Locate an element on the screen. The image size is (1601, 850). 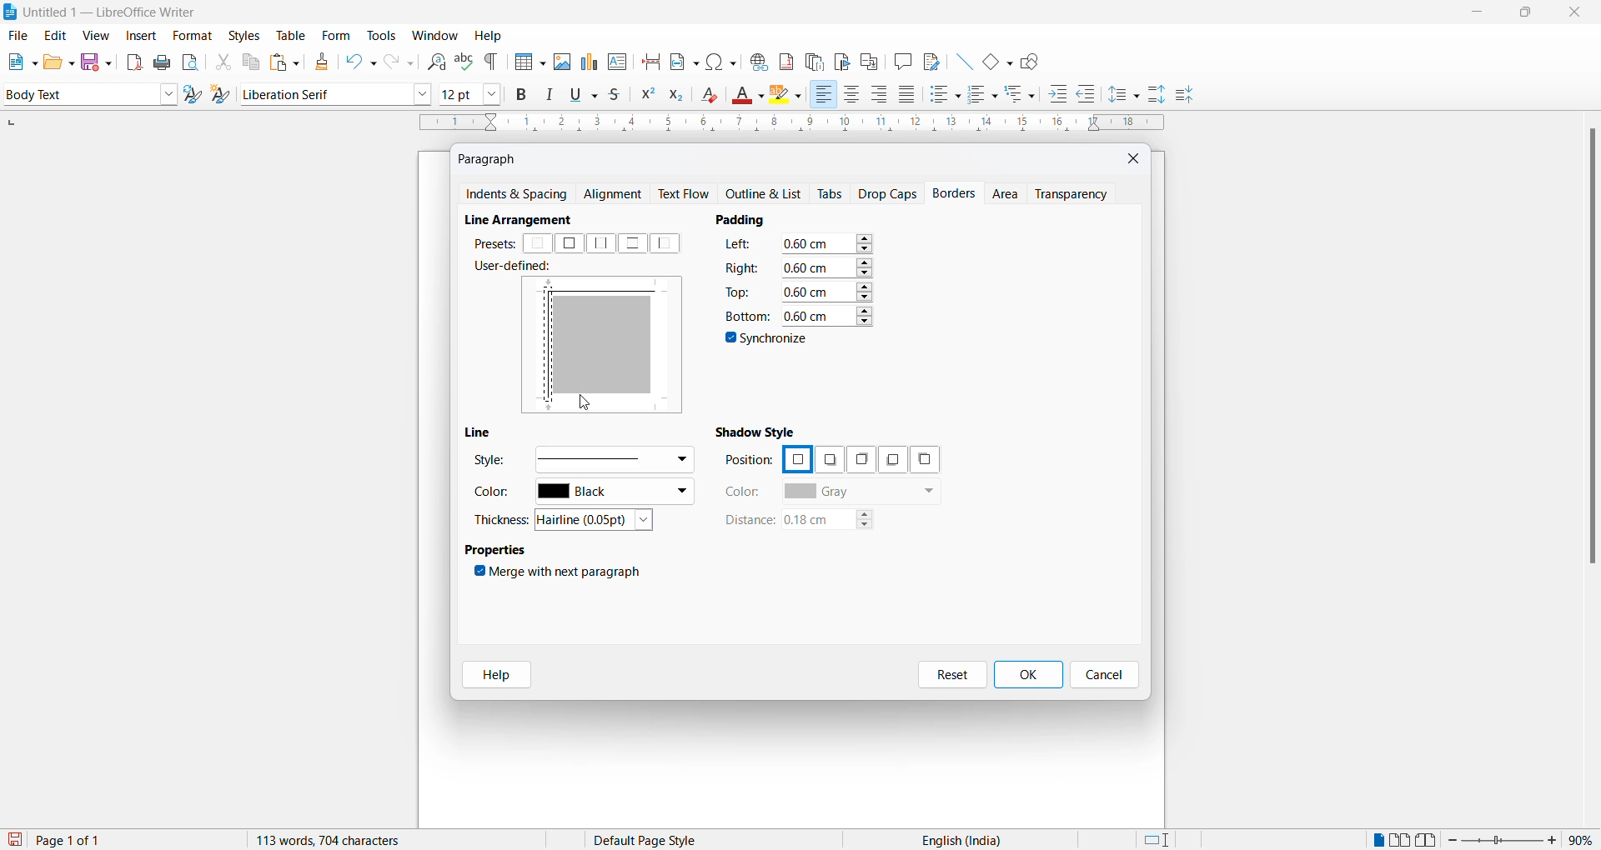
character highlighting is located at coordinates (790, 96).